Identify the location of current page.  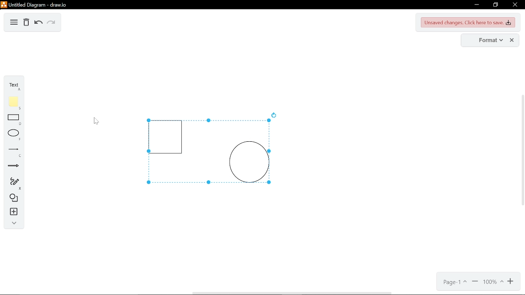
(453, 283).